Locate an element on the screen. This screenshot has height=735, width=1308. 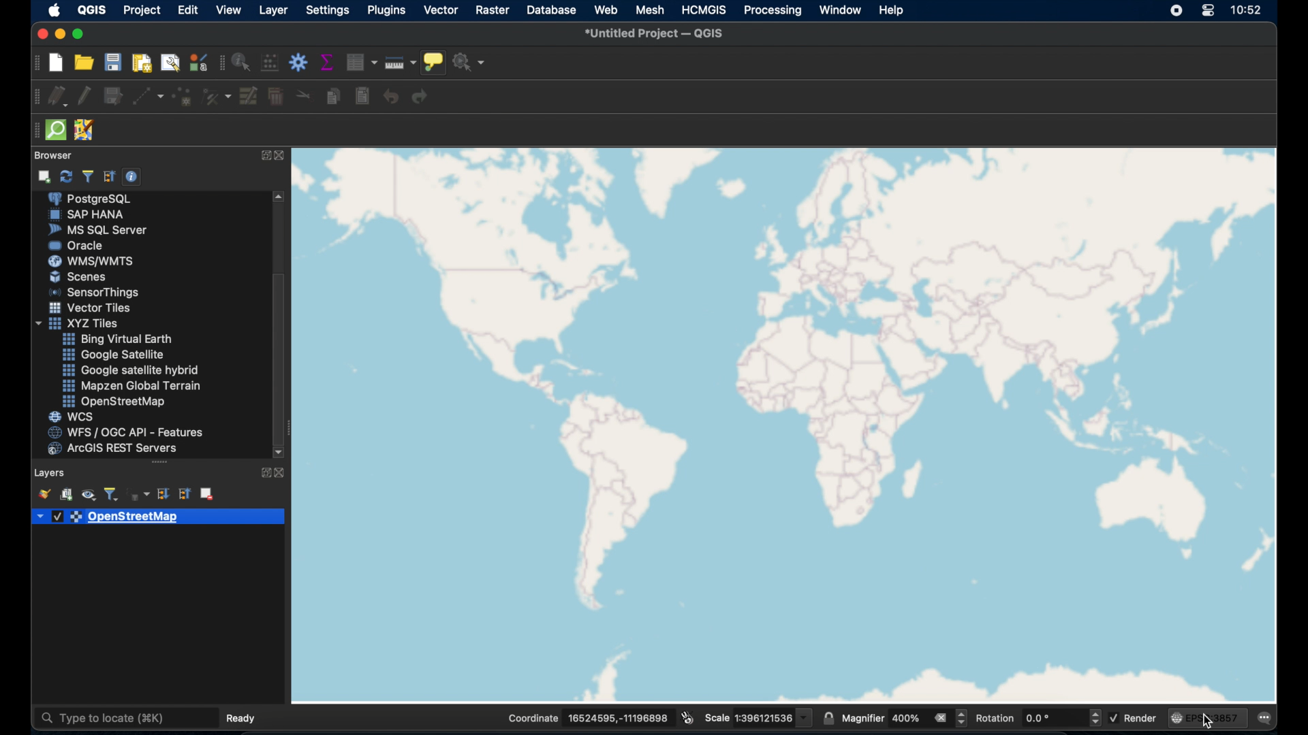
sensor things is located at coordinates (95, 294).